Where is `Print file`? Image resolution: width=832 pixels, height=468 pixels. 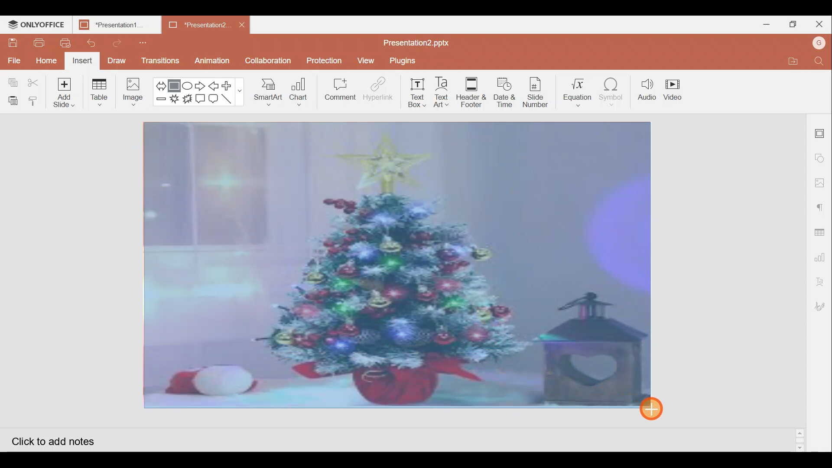 Print file is located at coordinates (36, 43).